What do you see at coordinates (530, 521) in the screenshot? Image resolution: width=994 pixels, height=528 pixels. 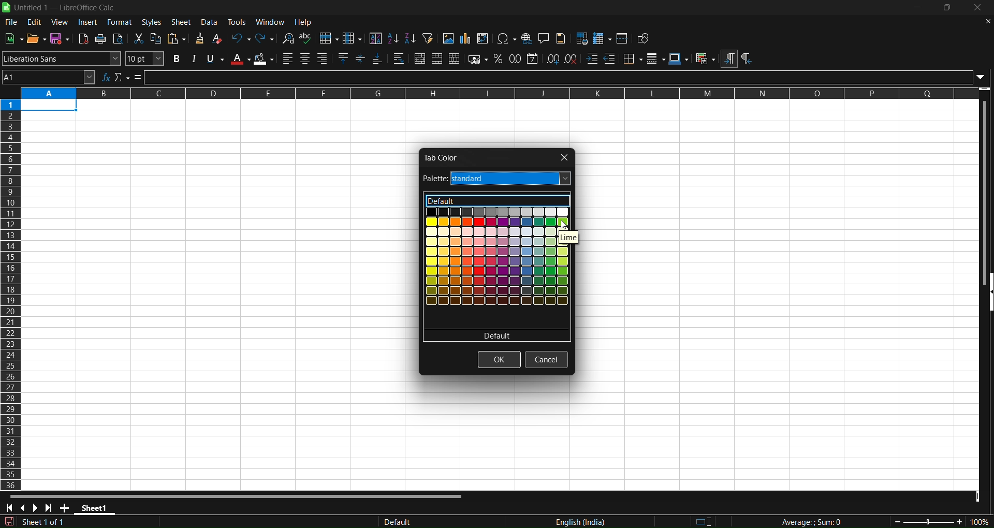 I see `text language` at bounding box center [530, 521].